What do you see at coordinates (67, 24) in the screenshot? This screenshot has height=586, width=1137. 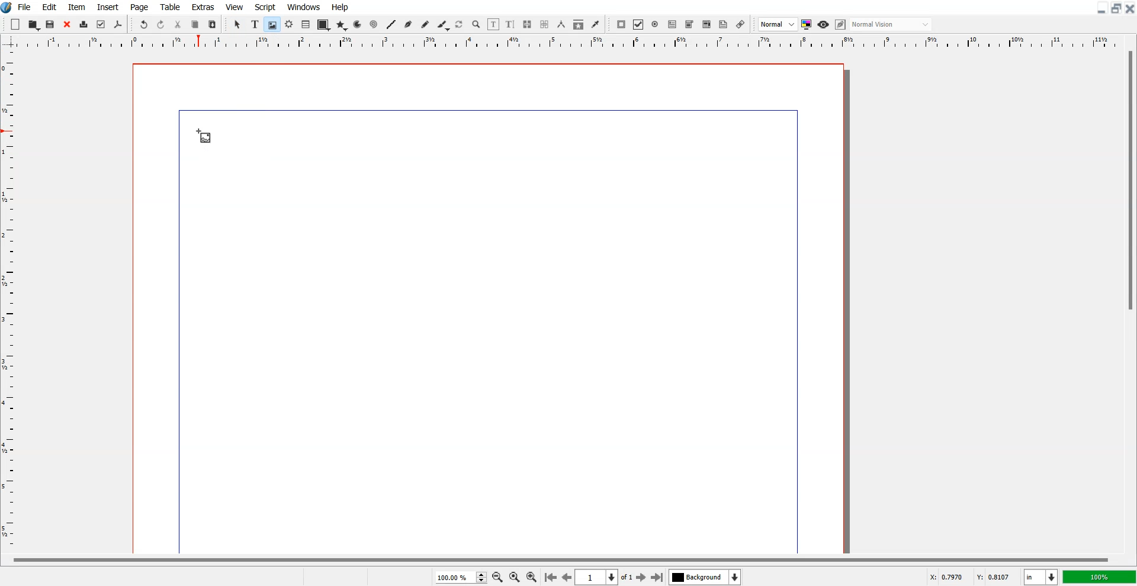 I see `Close` at bounding box center [67, 24].